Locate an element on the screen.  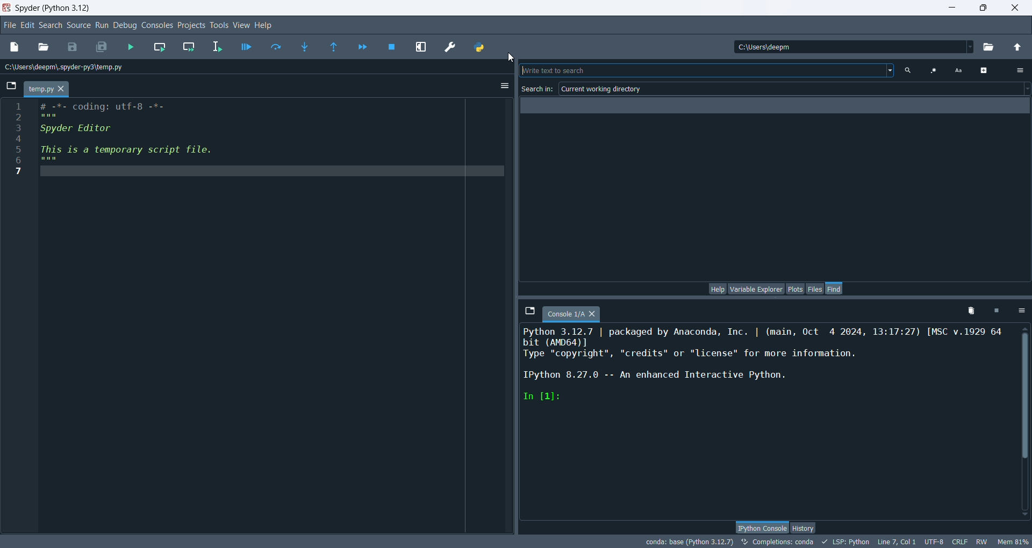
CRLF is located at coordinates (959, 542).